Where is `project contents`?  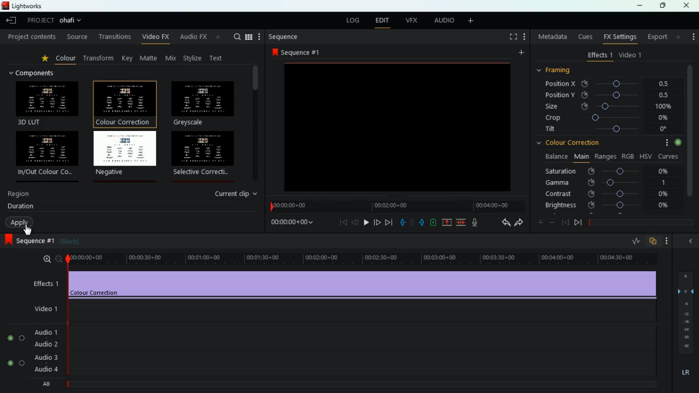
project contents is located at coordinates (31, 37).